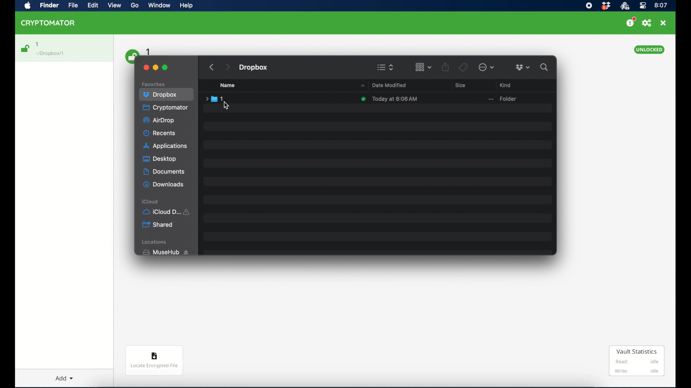 This screenshot has height=388, width=691. I want to click on musehub, so click(165, 252).